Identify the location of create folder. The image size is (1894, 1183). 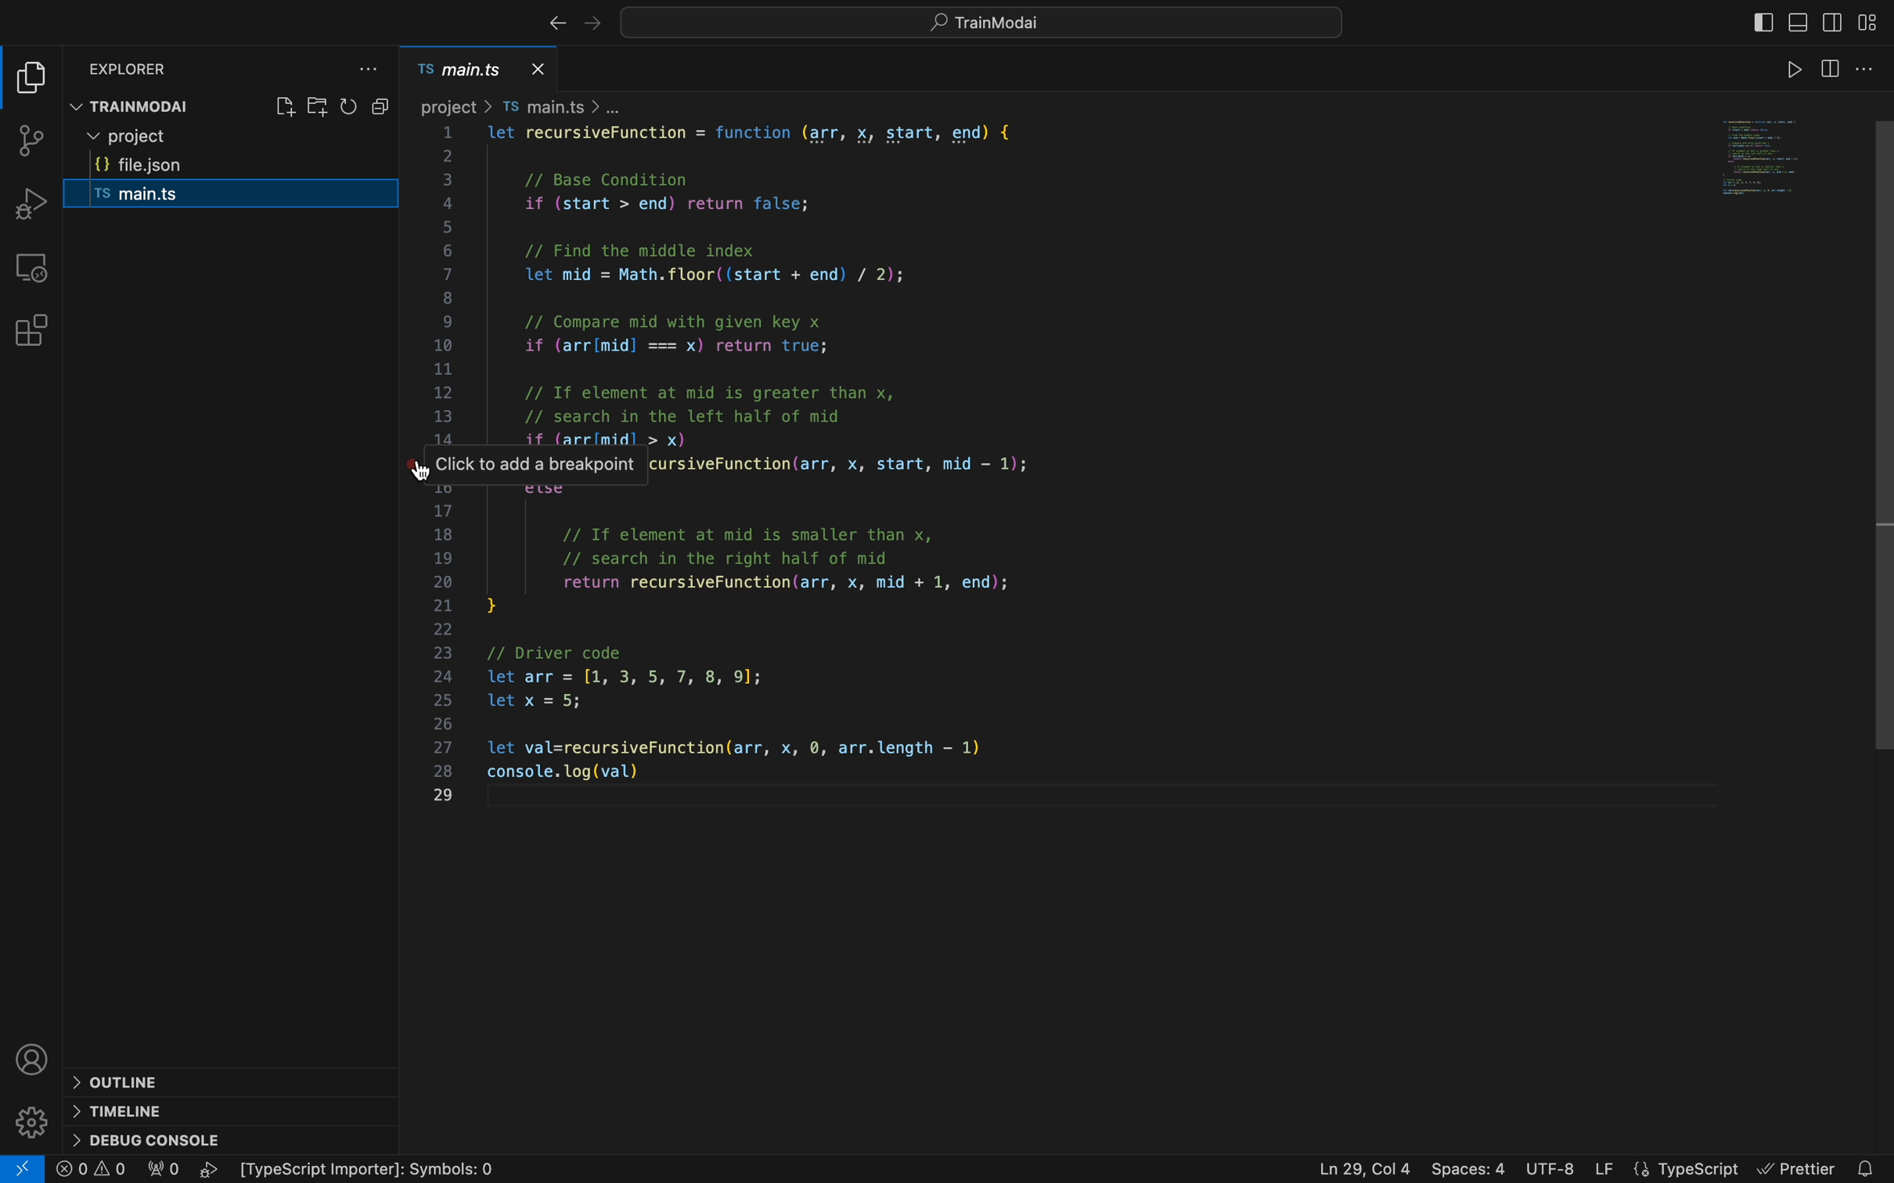
(320, 109).